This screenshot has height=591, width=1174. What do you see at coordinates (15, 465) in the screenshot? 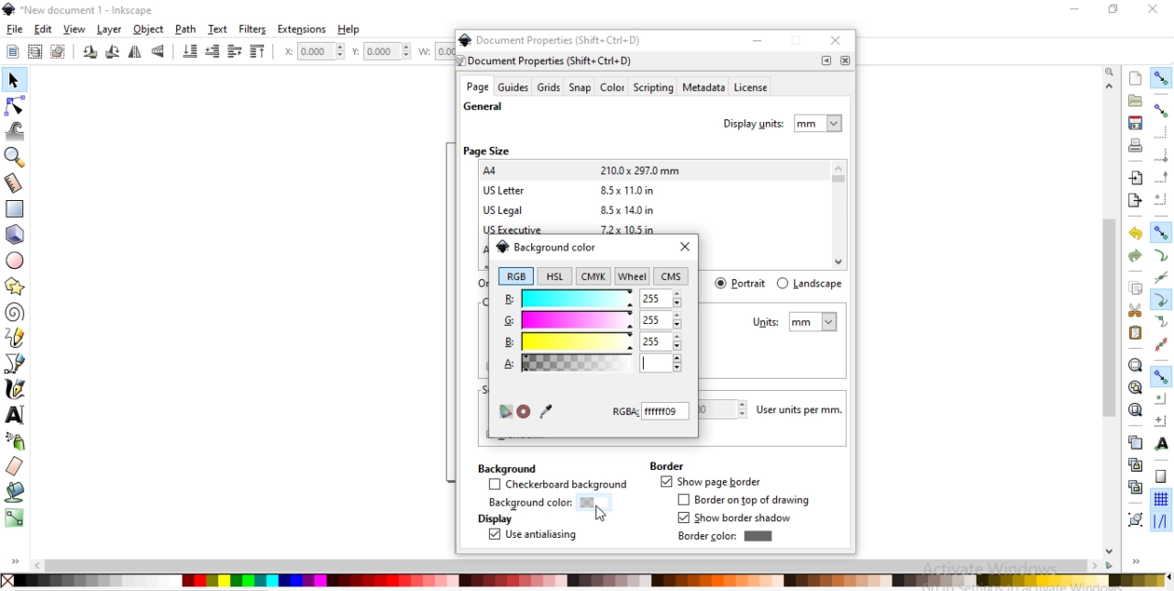
I see `erase existing paths` at bounding box center [15, 465].